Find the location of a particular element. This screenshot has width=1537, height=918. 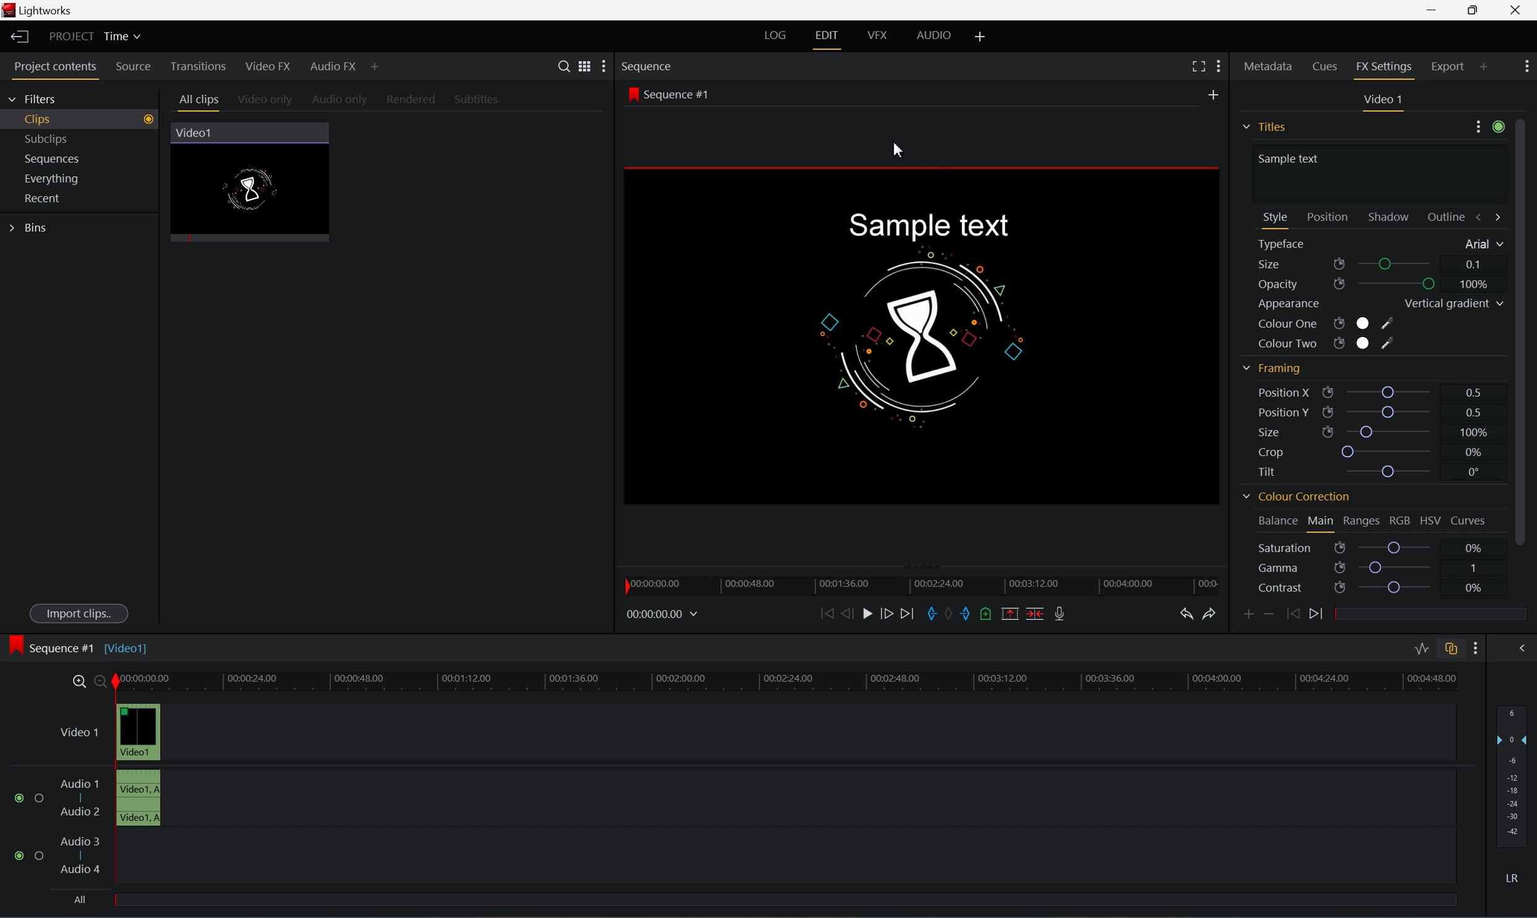

slider is located at coordinates (1401, 265).